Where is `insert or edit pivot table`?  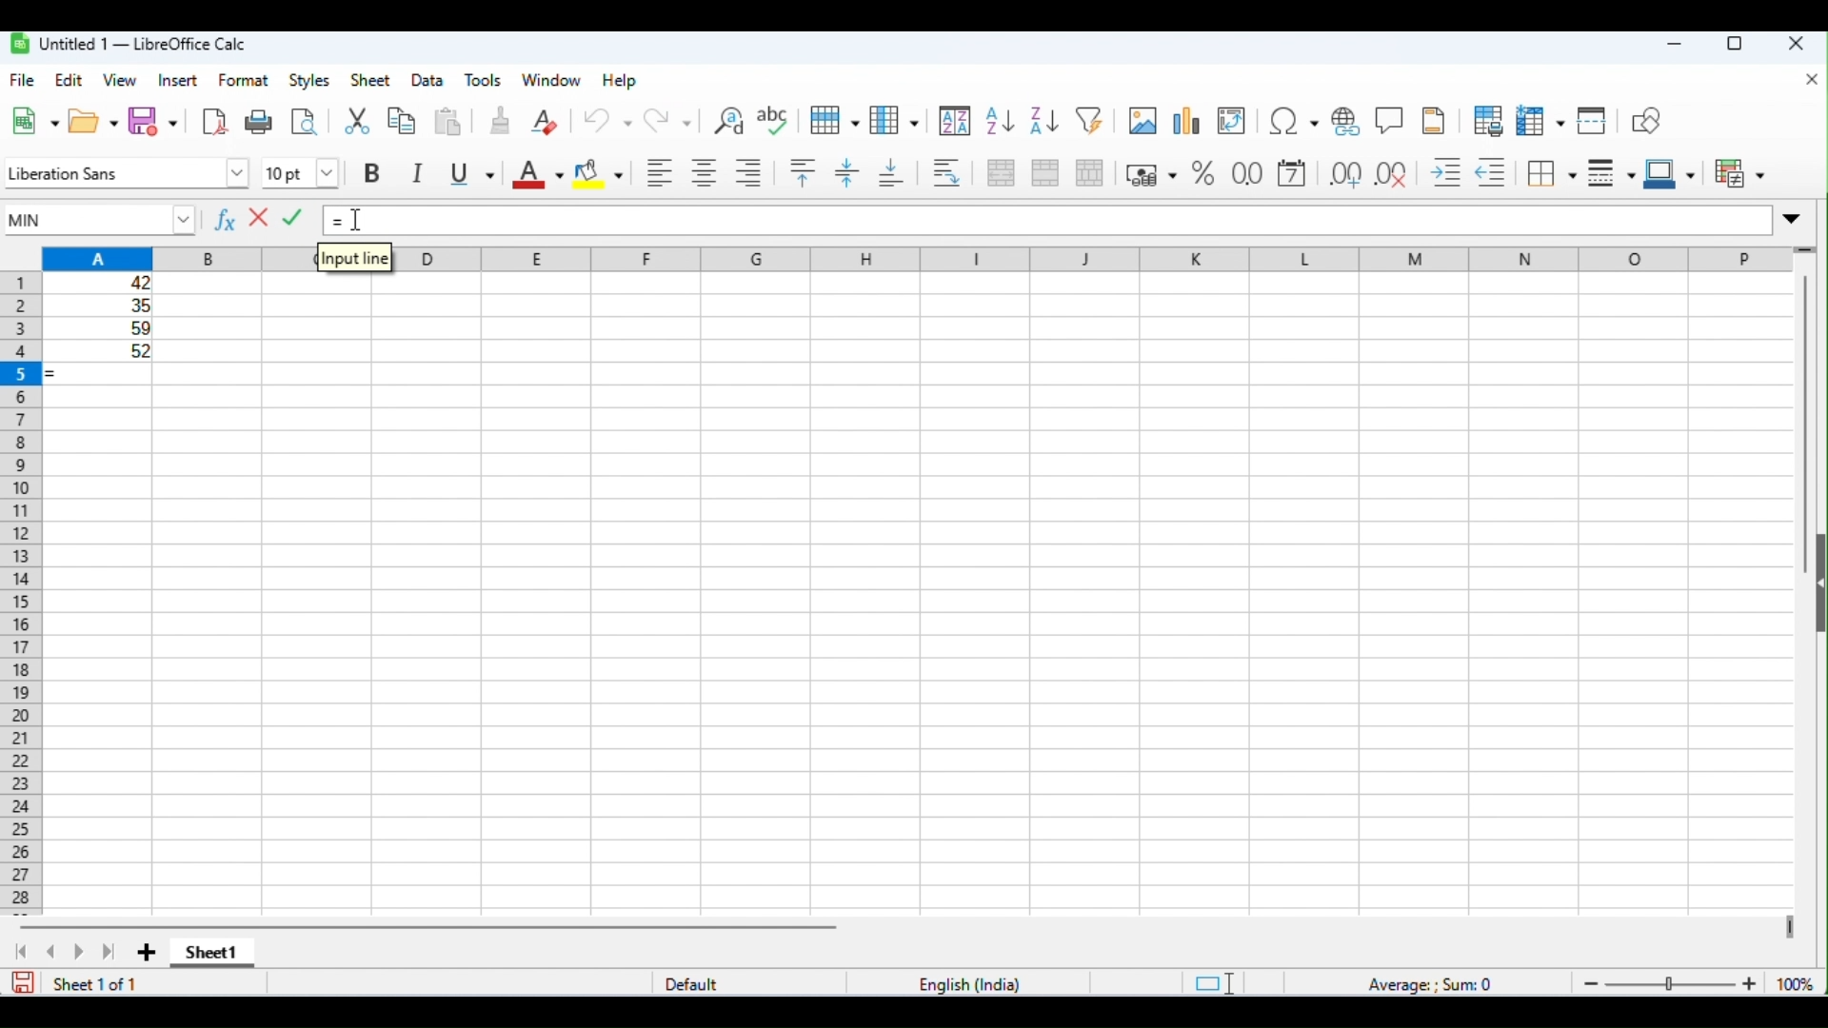 insert or edit pivot table is located at coordinates (1232, 121).